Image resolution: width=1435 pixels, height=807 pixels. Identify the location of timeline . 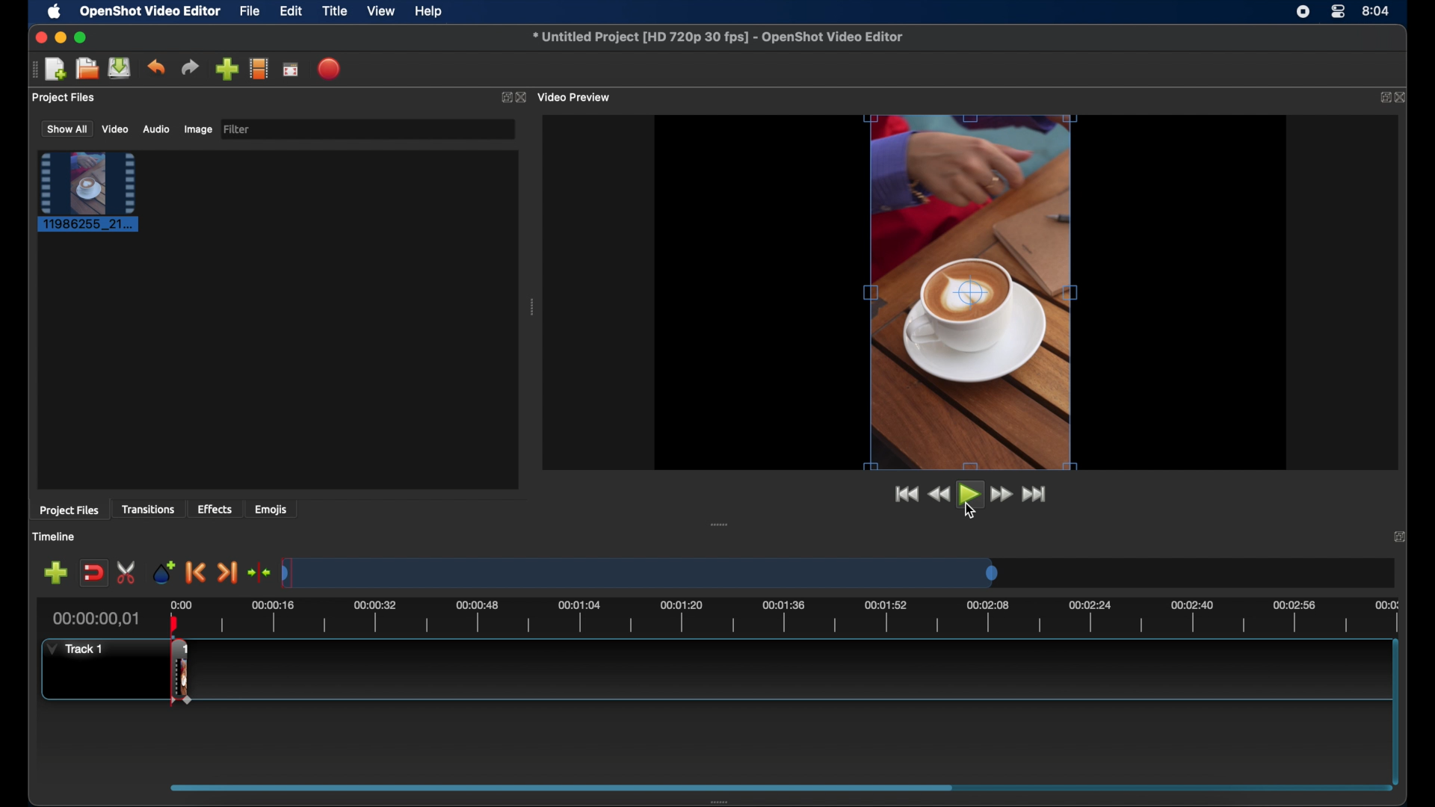
(803, 616).